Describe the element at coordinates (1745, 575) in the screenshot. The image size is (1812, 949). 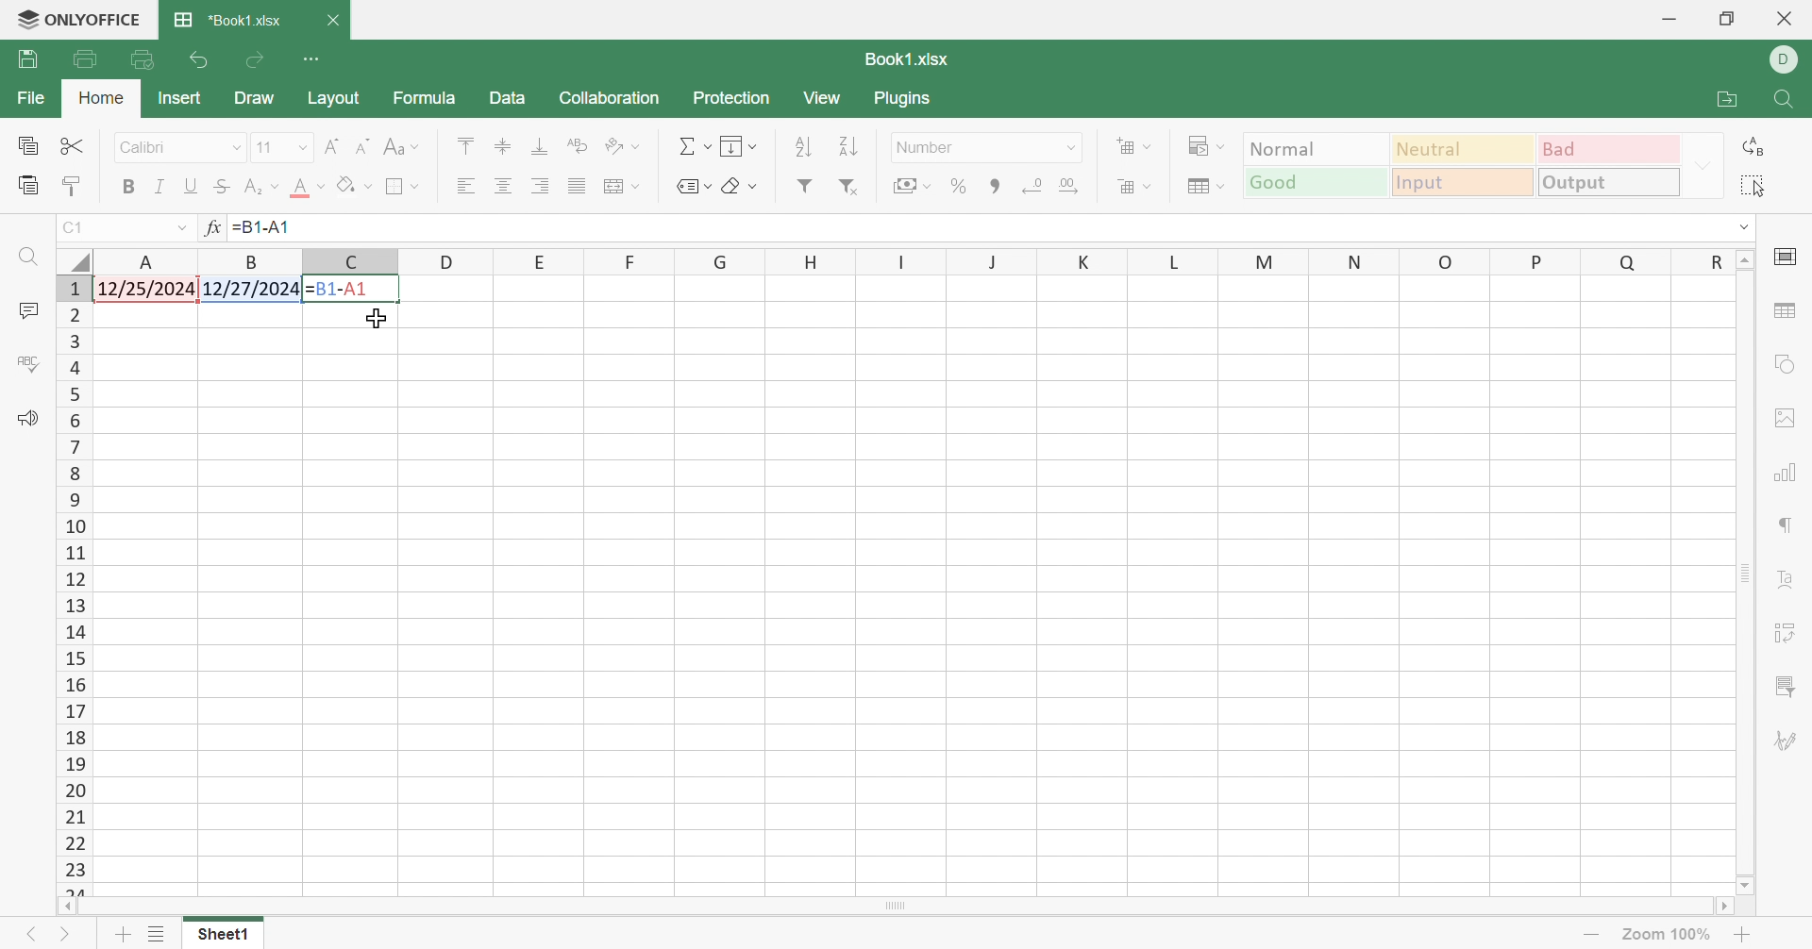
I see `Scroll Bar` at that location.